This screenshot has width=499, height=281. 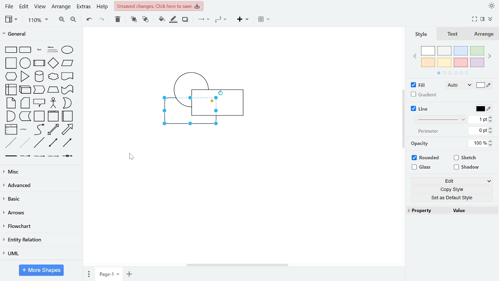 What do you see at coordinates (24, 6) in the screenshot?
I see `edit` at bounding box center [24, 6].